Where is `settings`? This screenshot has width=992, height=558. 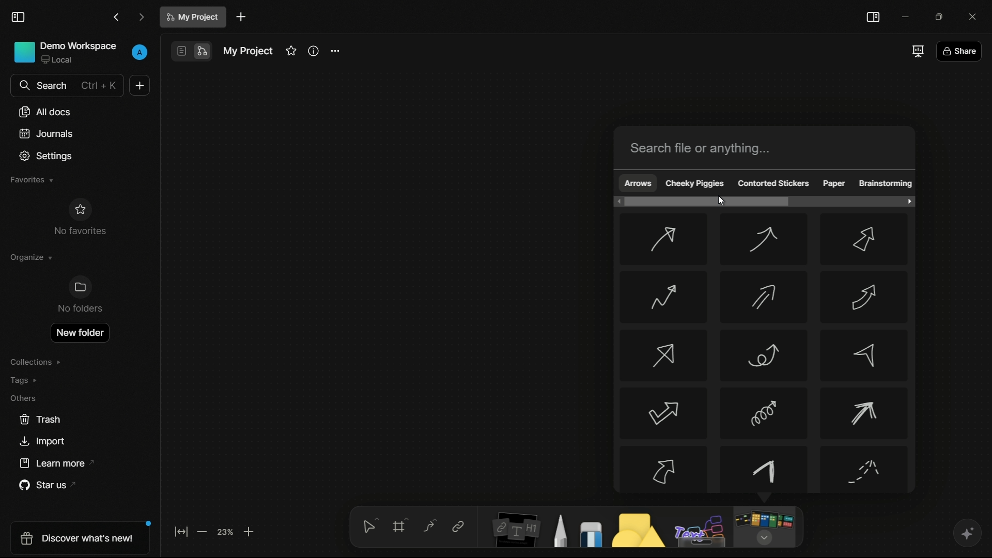
settings is located at coordinates (47, 156).